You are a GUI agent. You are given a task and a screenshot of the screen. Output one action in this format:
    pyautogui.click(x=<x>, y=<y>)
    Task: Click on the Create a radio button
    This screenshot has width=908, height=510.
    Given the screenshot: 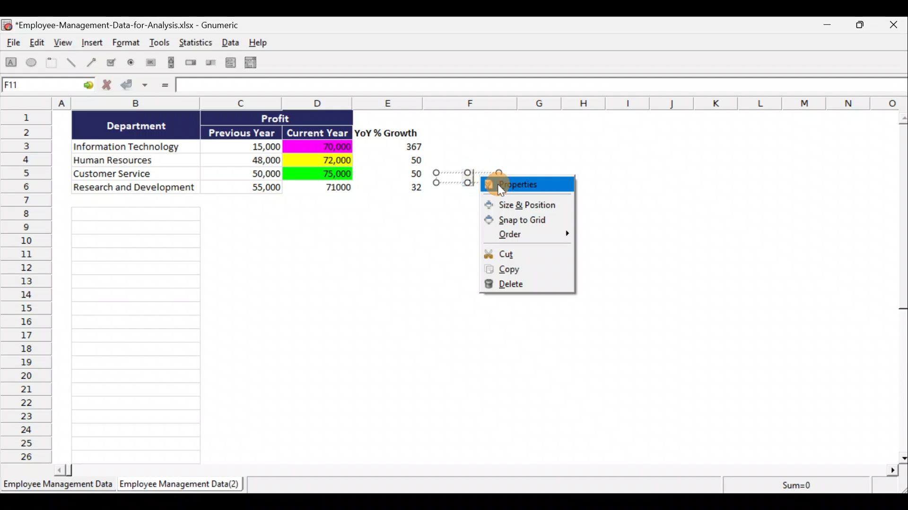 What is the action you would take?
    pyautogui.click(x=131, y=64)
    